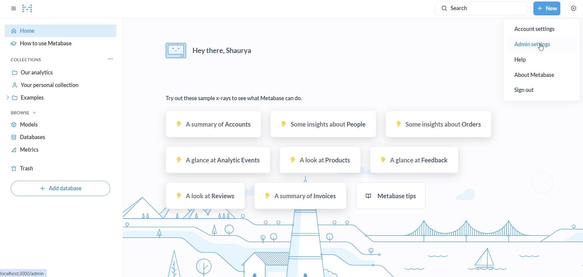  Describe the element at coordinates (548, 8) in the screenshot. I see `New` at that location.